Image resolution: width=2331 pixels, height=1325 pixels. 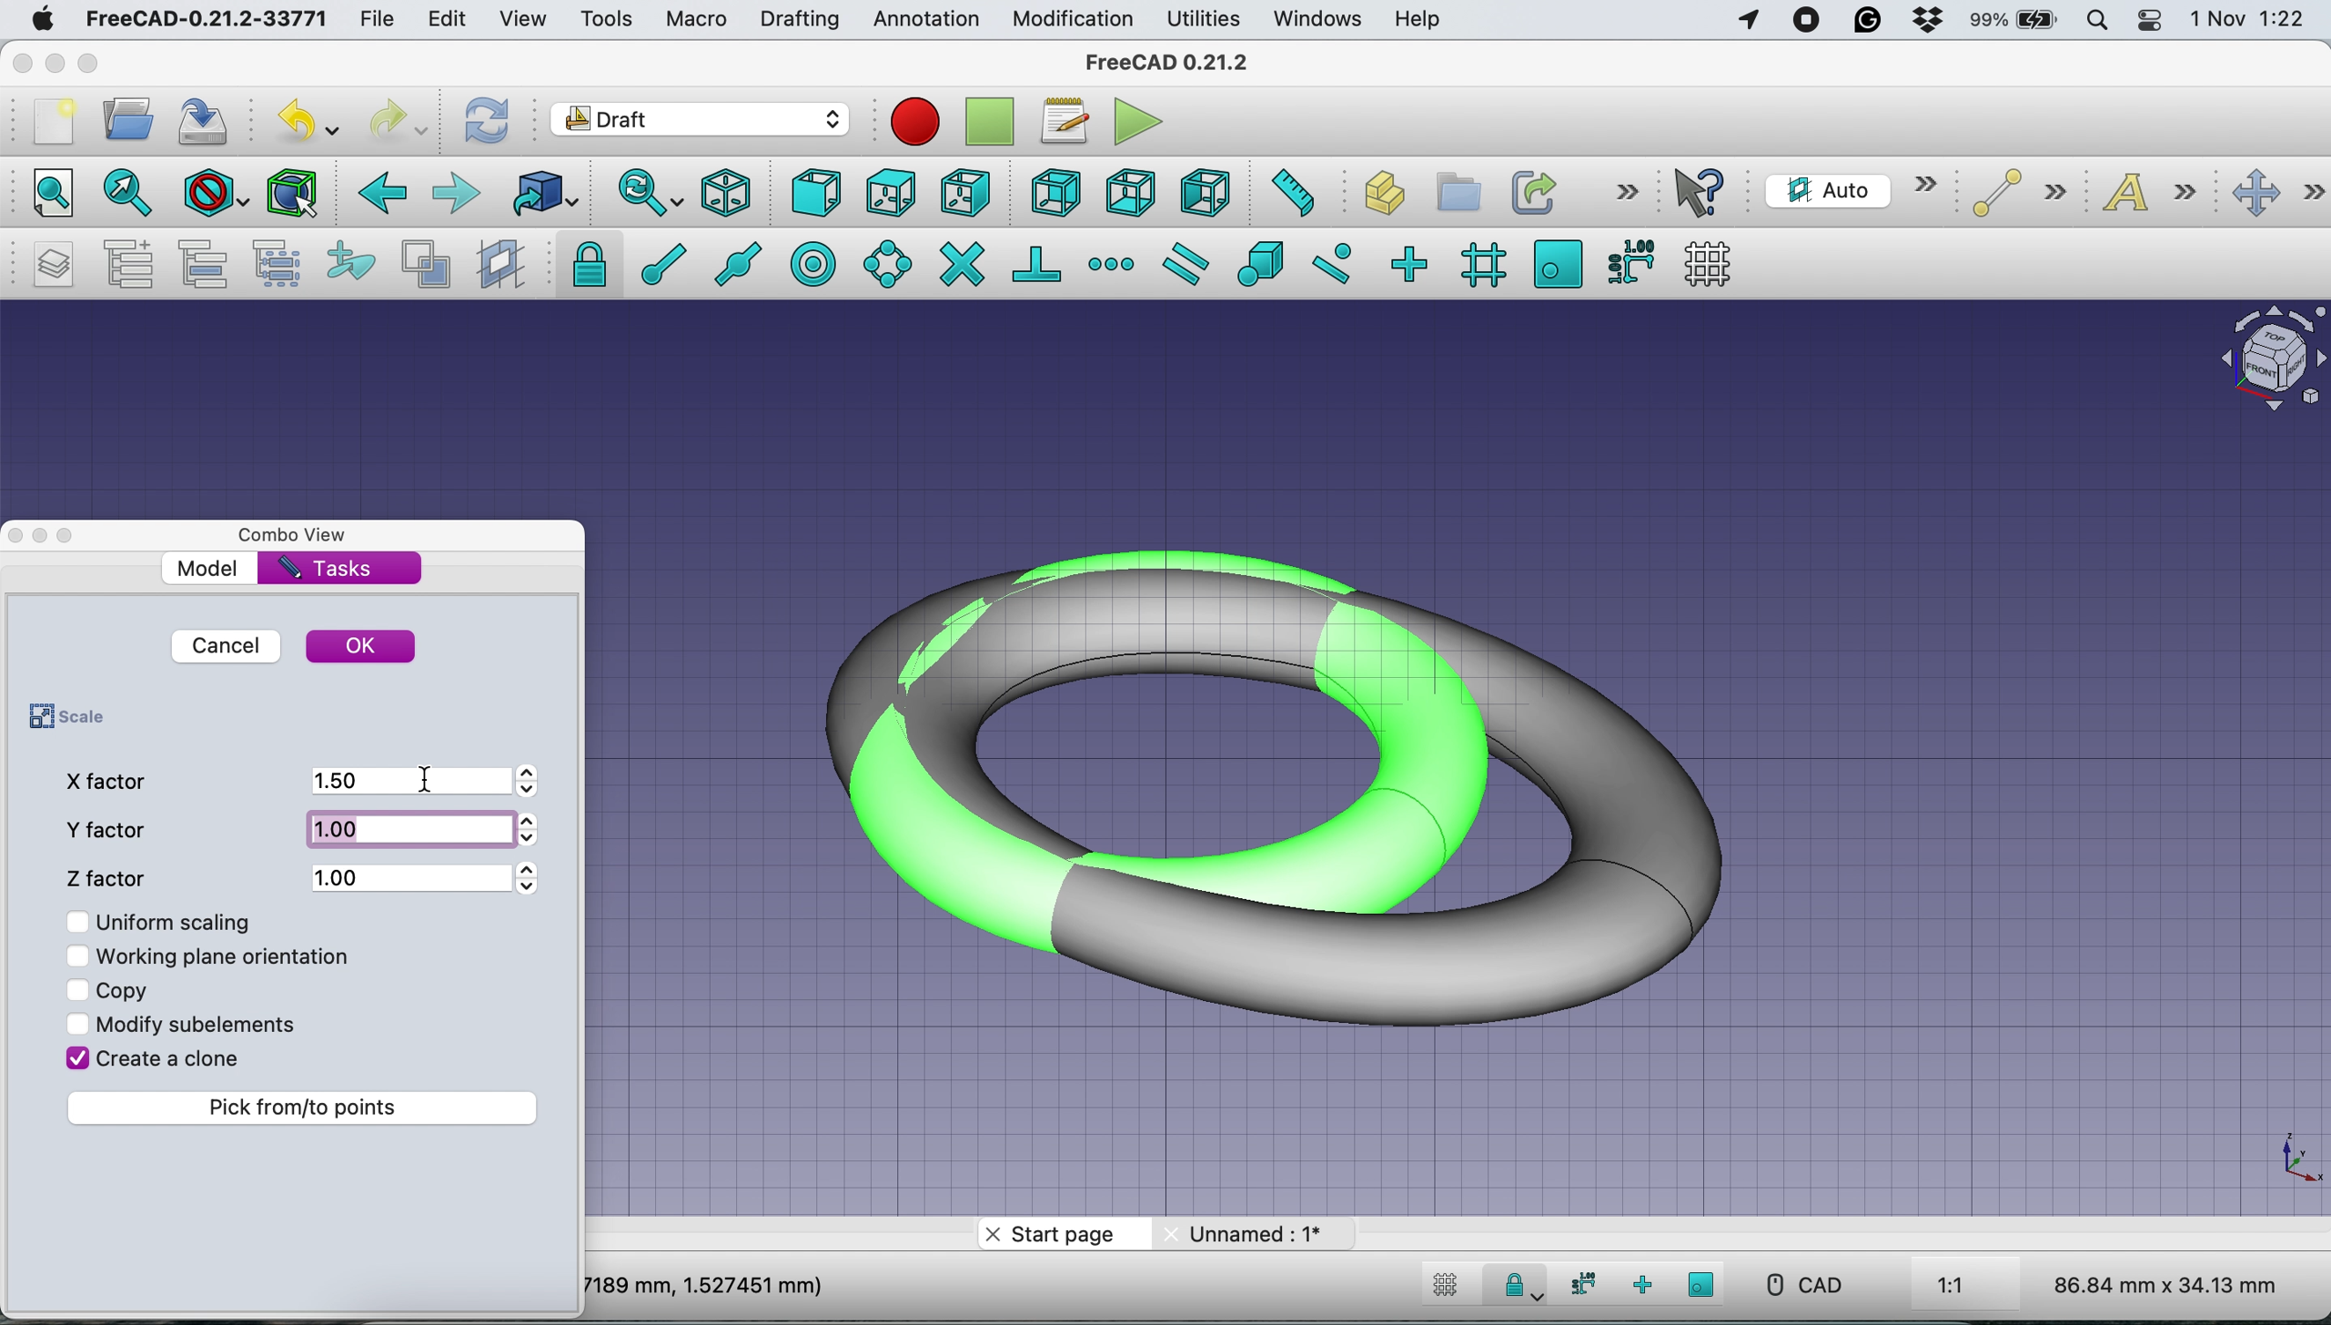 I want to click on scale, so click(x=62, y=718).